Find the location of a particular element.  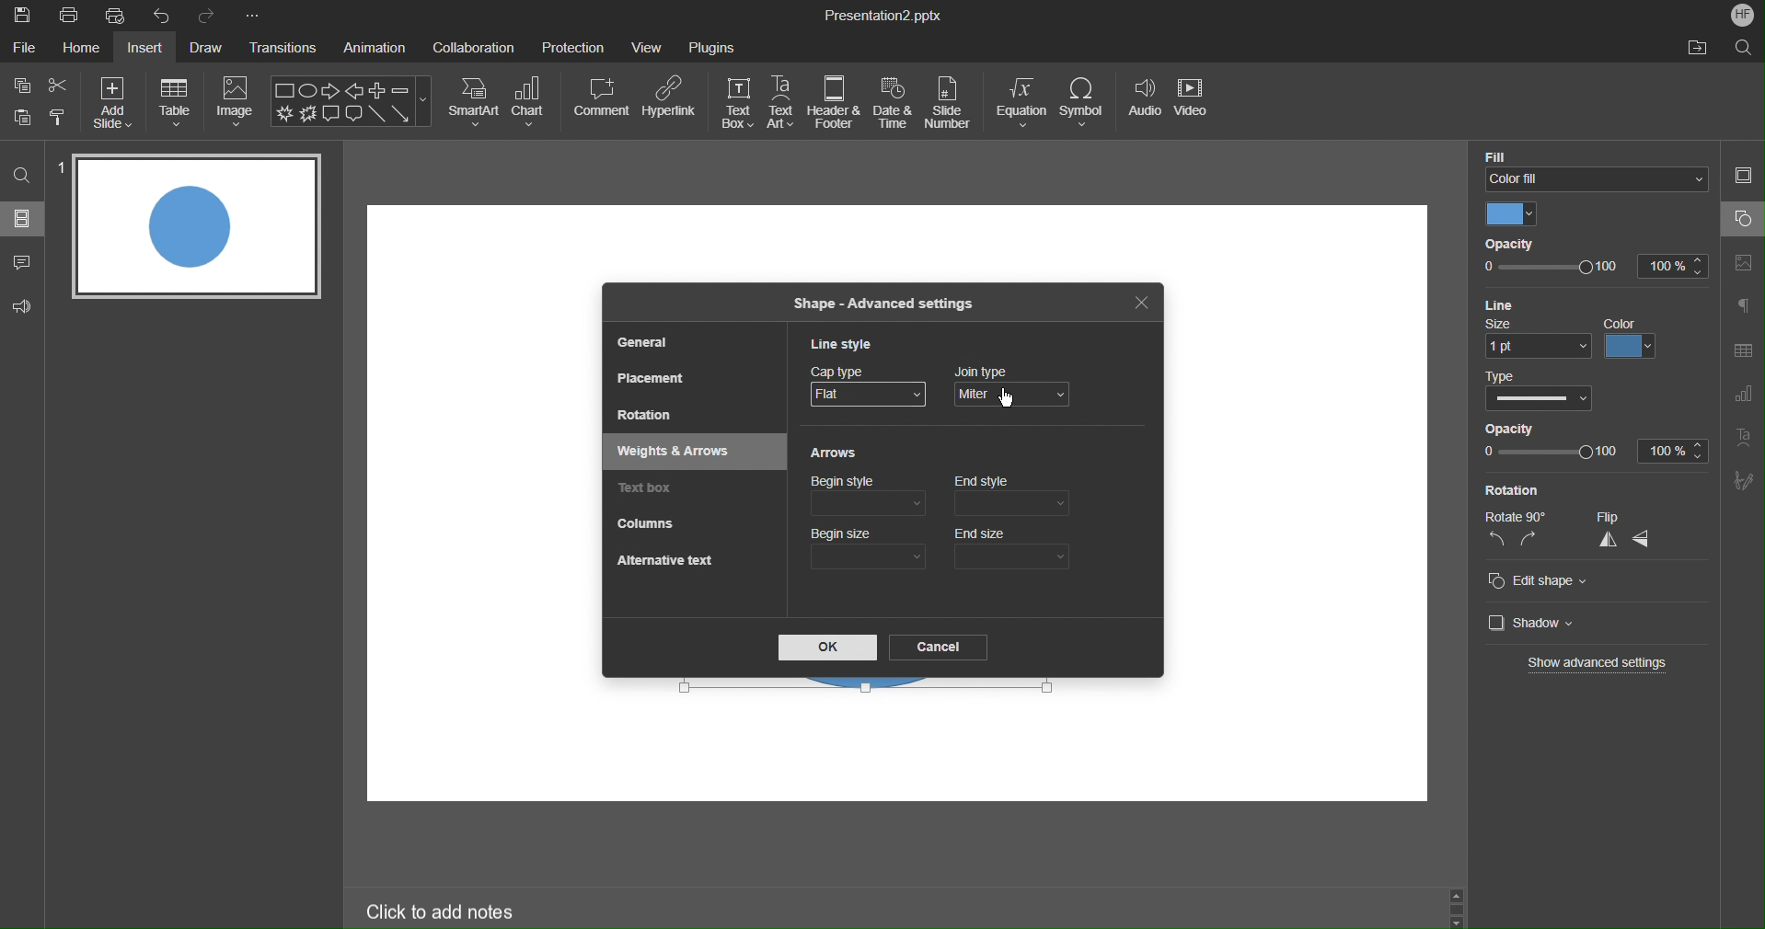

Sildes is located at coordinates (24, 218).